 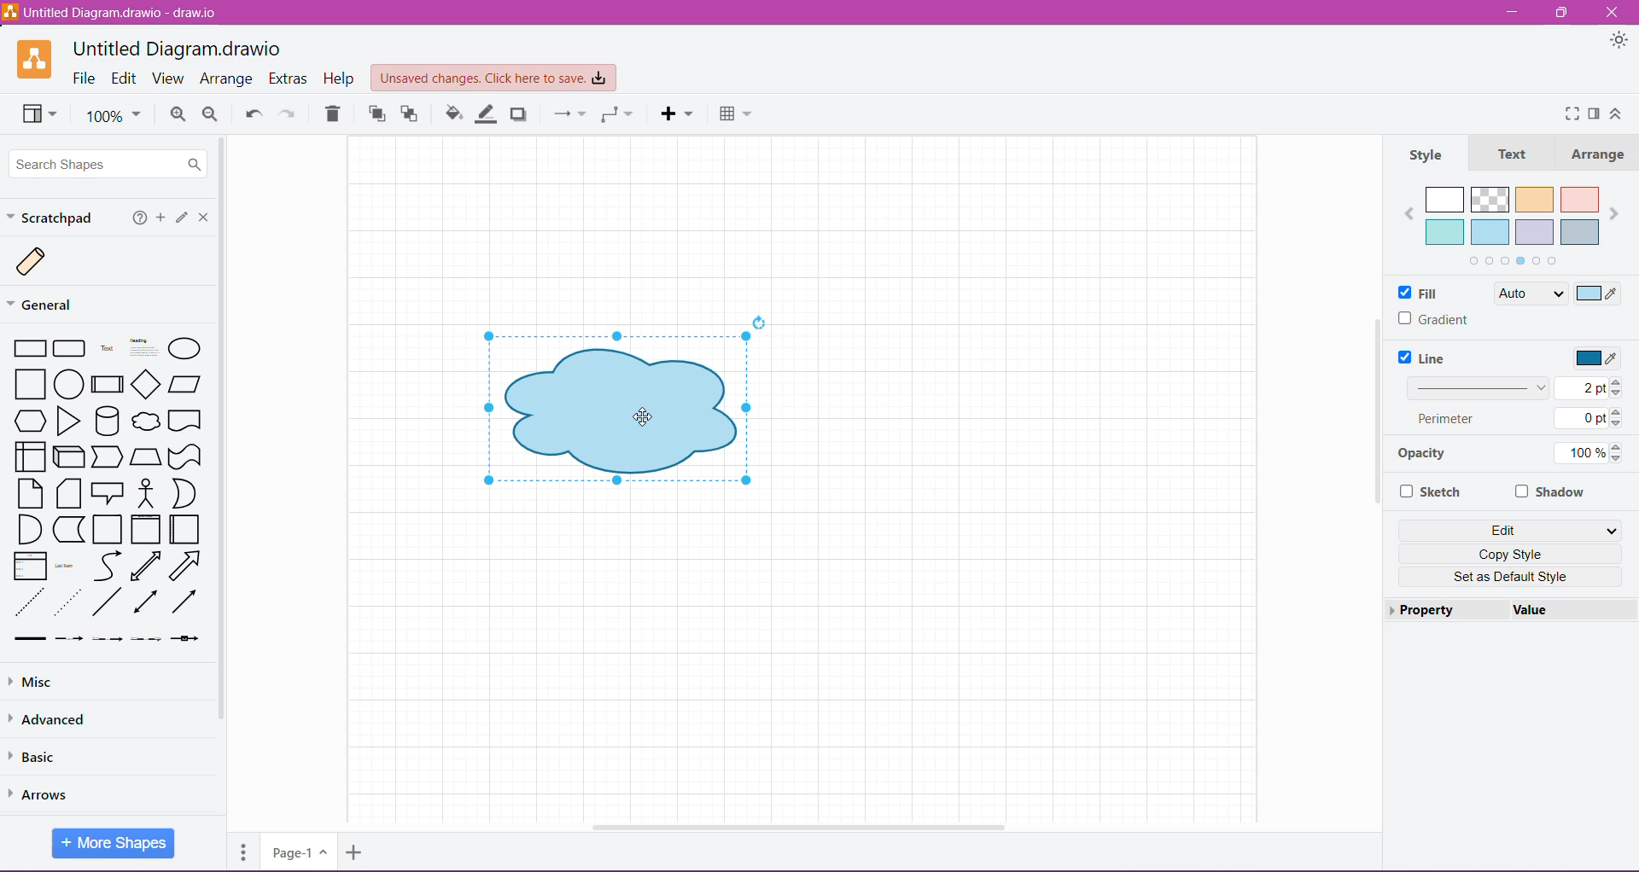 What do you see at coordinates (125, 78) in the screenshot?
I see `Edit` at bounding box center [125, 78].